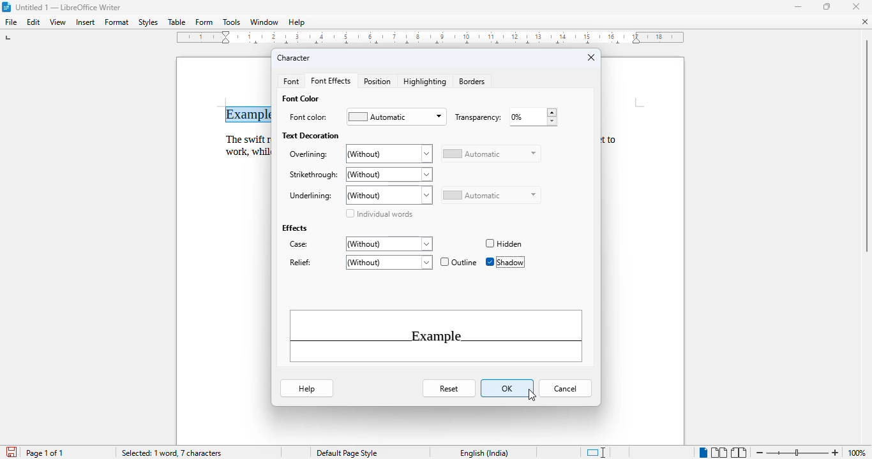 The width and height of the screenshot is (872, 459). I want to click on multi-page view, so click(719, 453).